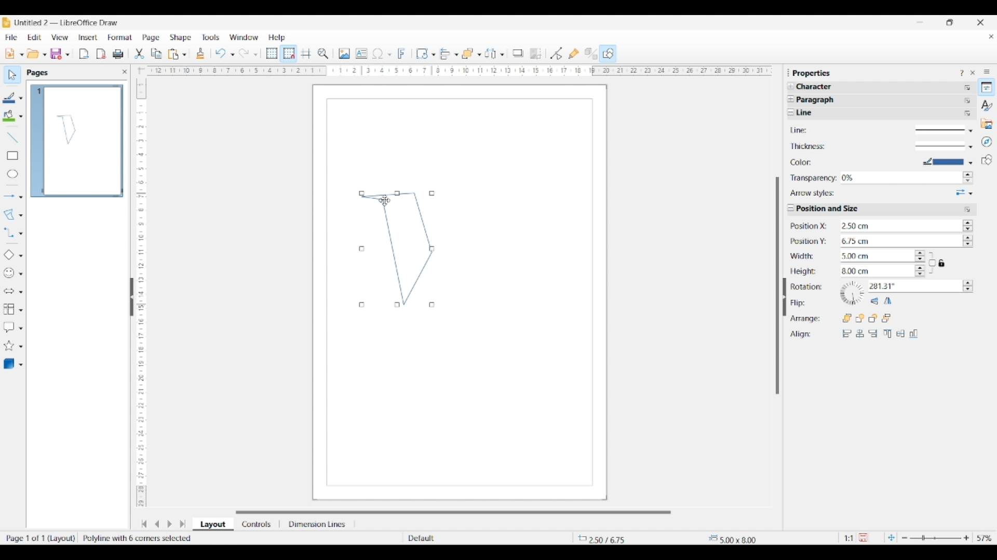  Describe the element at coordinates (968, 209) in the screenshot. I see `More options` at that location.